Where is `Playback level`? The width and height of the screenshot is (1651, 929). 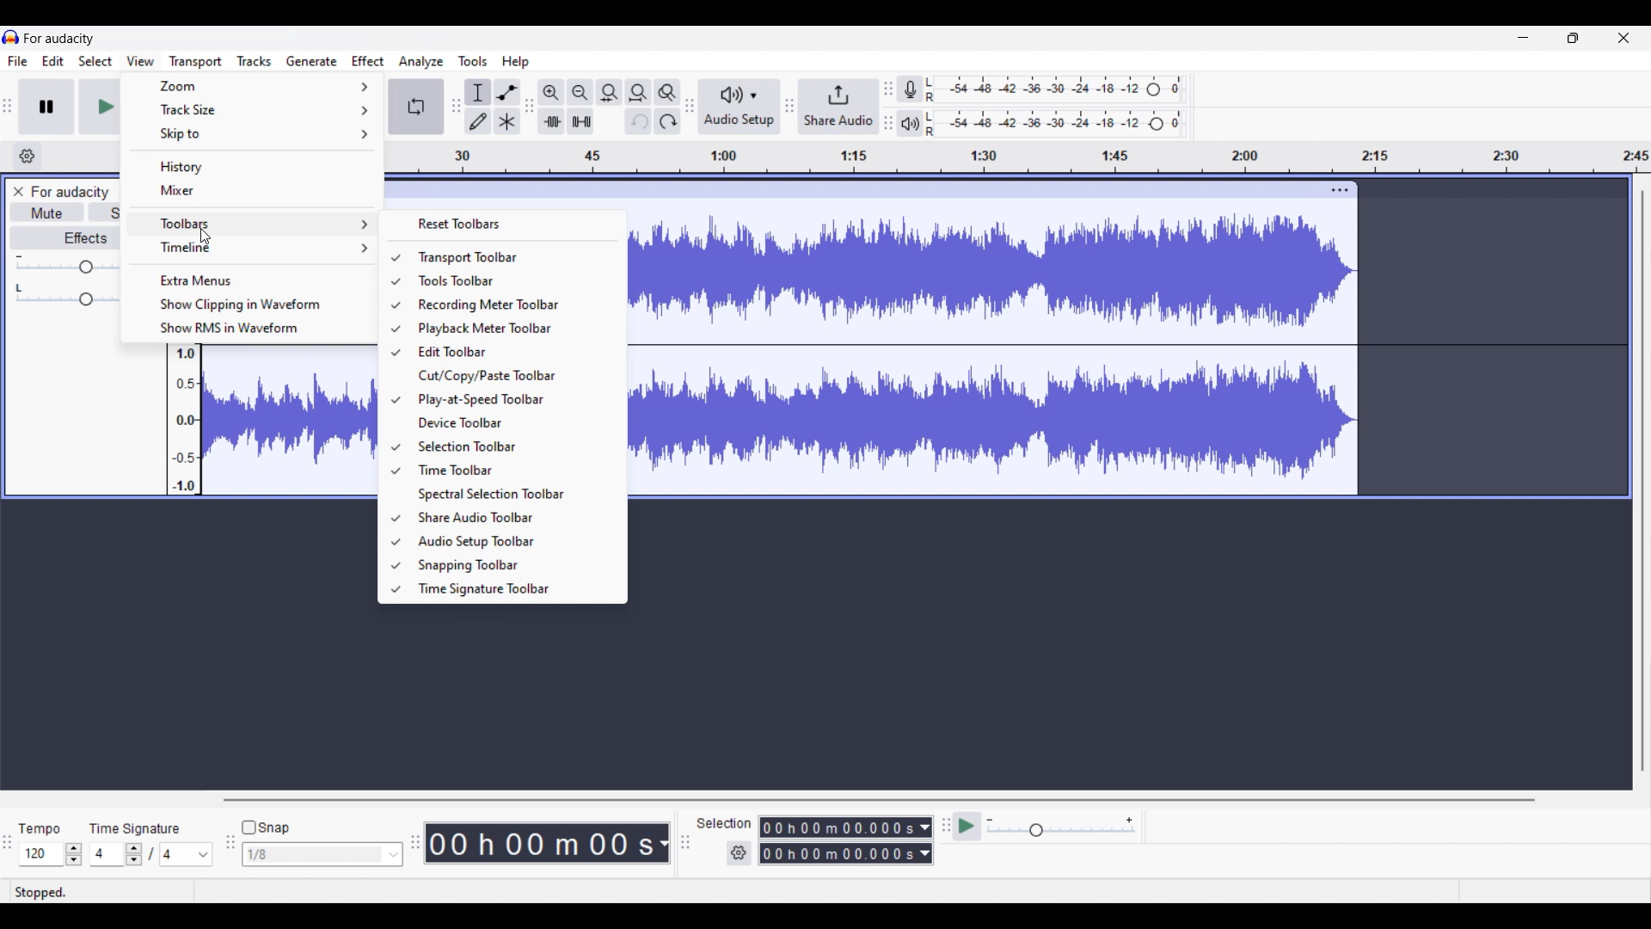 Playback level is located at coordinates (1056, 125).